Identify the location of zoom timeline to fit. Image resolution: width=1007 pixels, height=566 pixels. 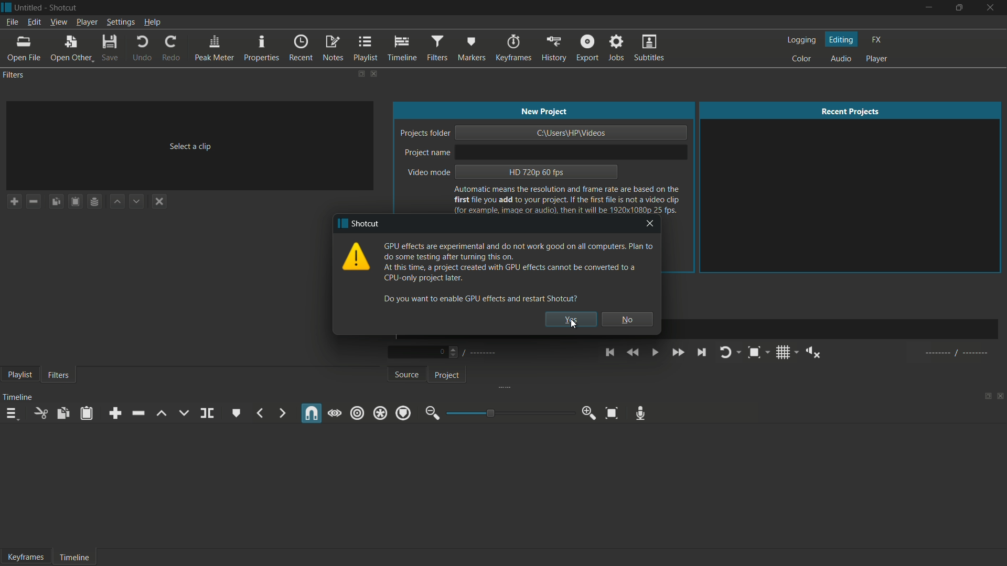
(612, 412).